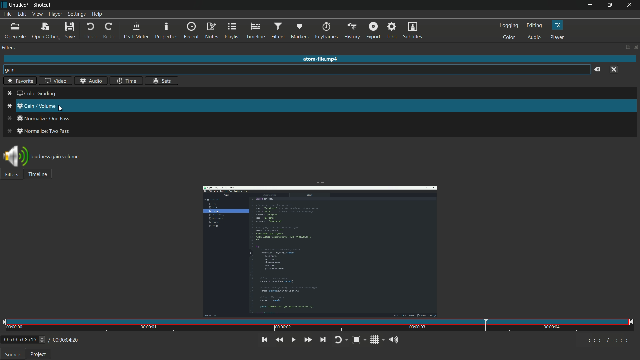 This screenshot has width=640, height=360. I want to click on filters, so click(278, 31).